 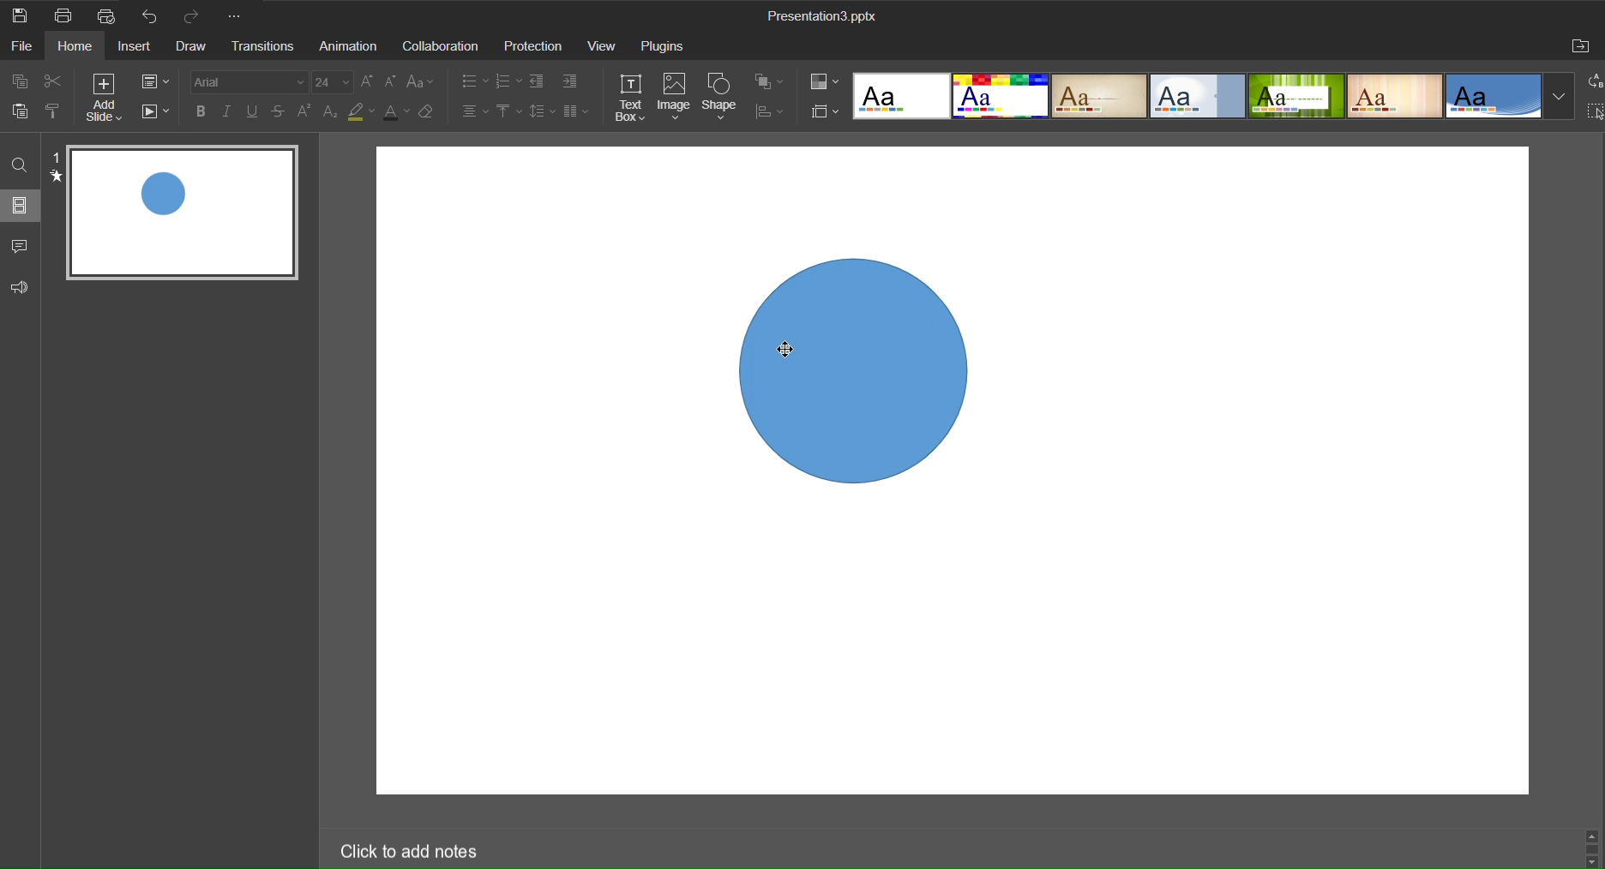 What do you see at coordinates (21, 15) in the screenshot?
I see `Save` at bounding box center [21, 15].